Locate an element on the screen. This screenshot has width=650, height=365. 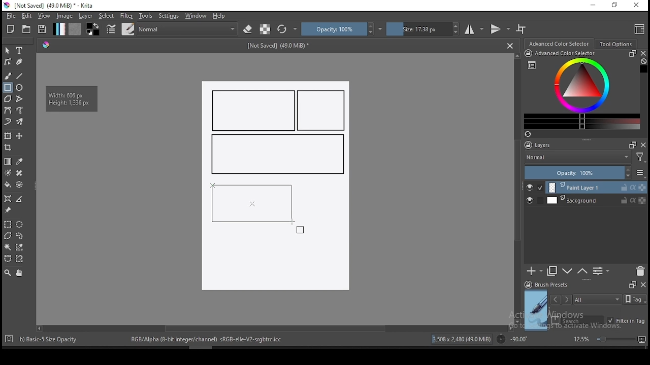
edit shapes tool is located at coordinates (8, 61).